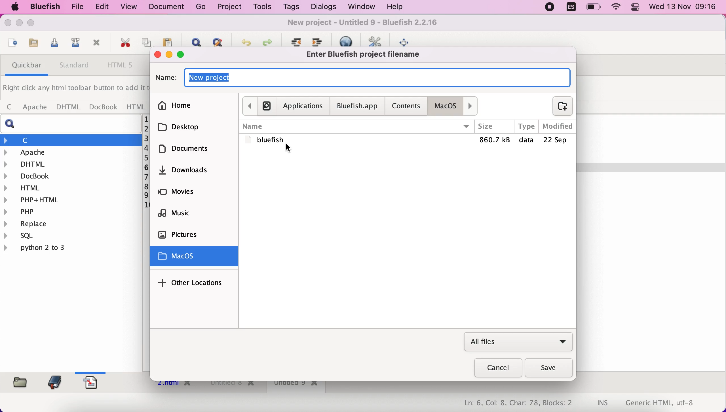 This screenshot has width=726, height=412. Describe the element at coordinates (185, 54) in the screenshot. I see `maximize` at that location.